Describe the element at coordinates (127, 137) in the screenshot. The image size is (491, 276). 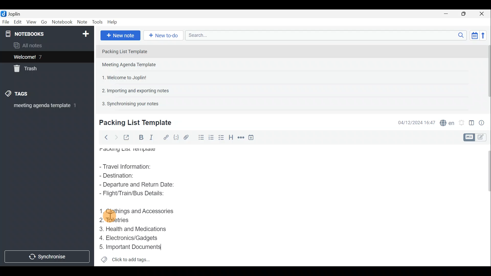
I see `Toggle external editing` at that location.